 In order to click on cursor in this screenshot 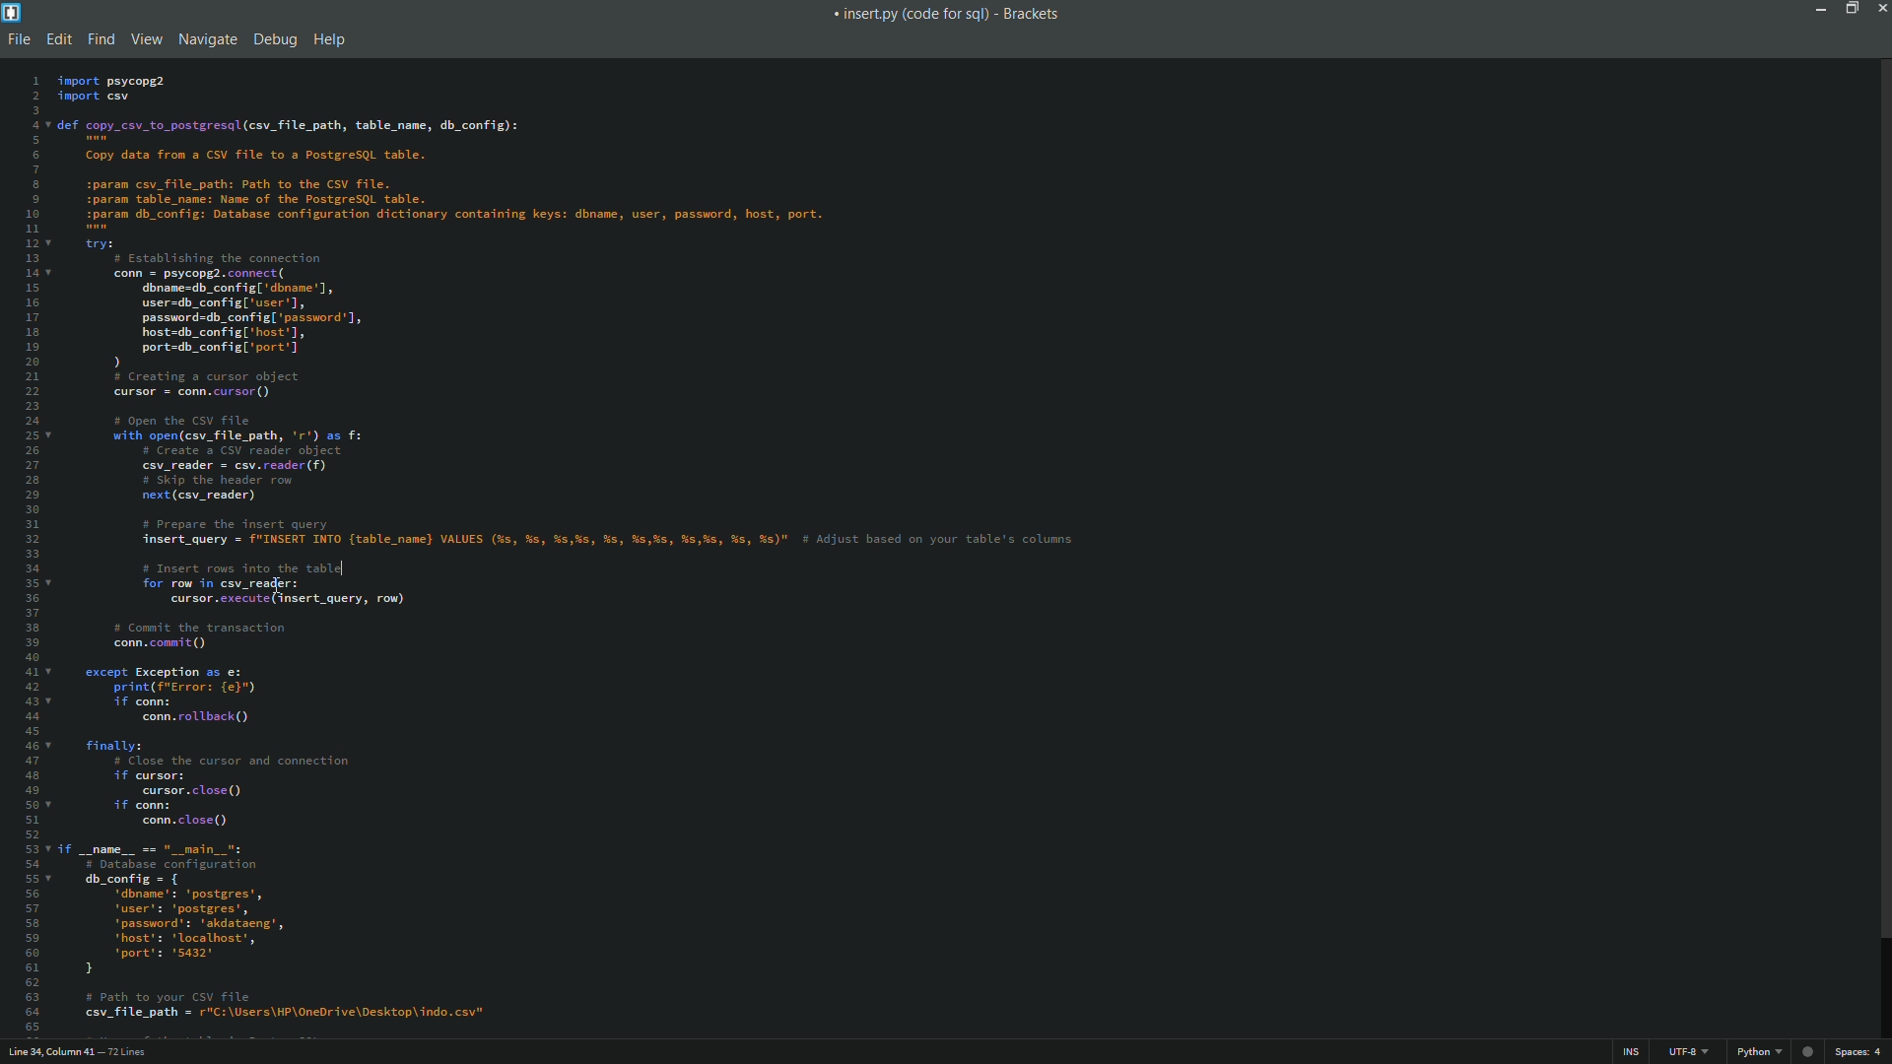, I will do `click(277, 586)`.